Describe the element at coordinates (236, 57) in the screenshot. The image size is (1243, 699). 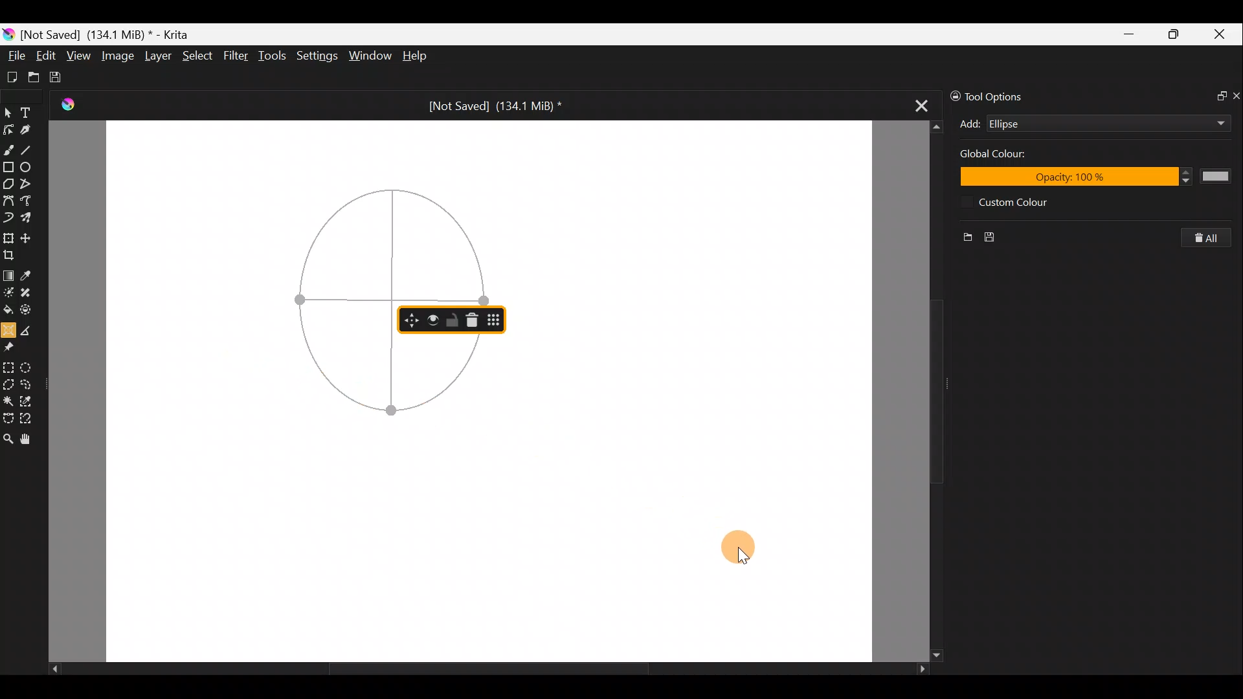
I see `Filter` at that location.